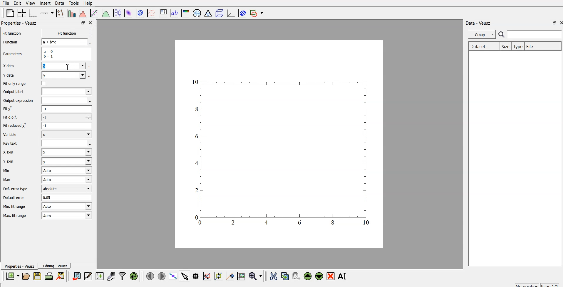  I want to click on plot key, so click(163, 13).